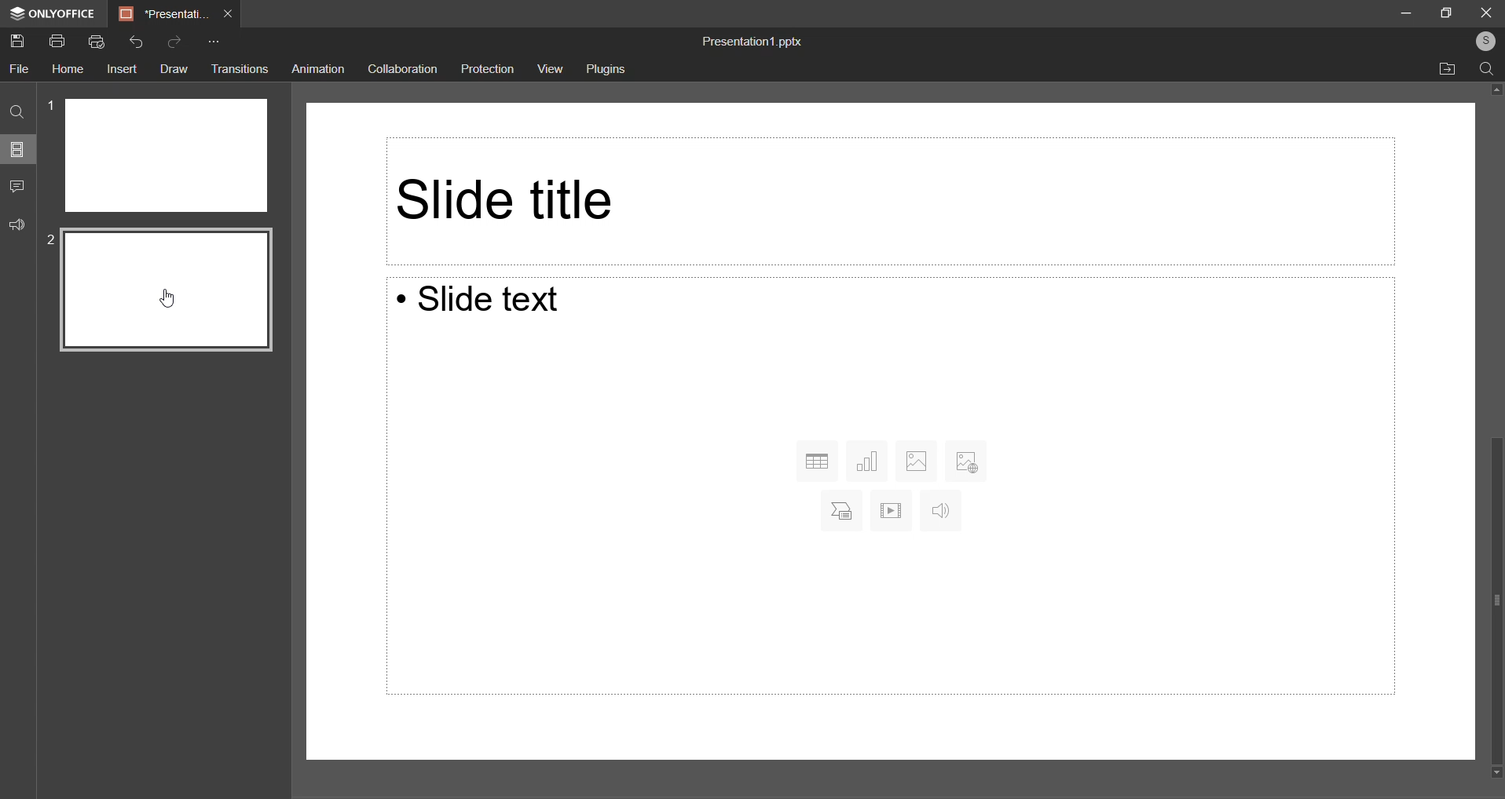 This screenshot has height=799, width=1505. What do you see at coordinates (869, 460) in the screenshot?
I see `Chart` at bounding box center [869, 460].